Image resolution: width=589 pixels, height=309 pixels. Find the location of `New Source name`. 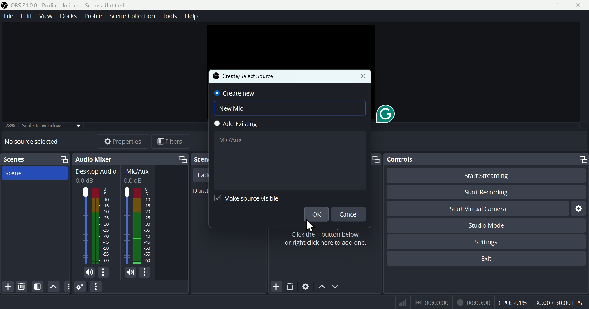

New Source name is located at coordinates (291, 108).